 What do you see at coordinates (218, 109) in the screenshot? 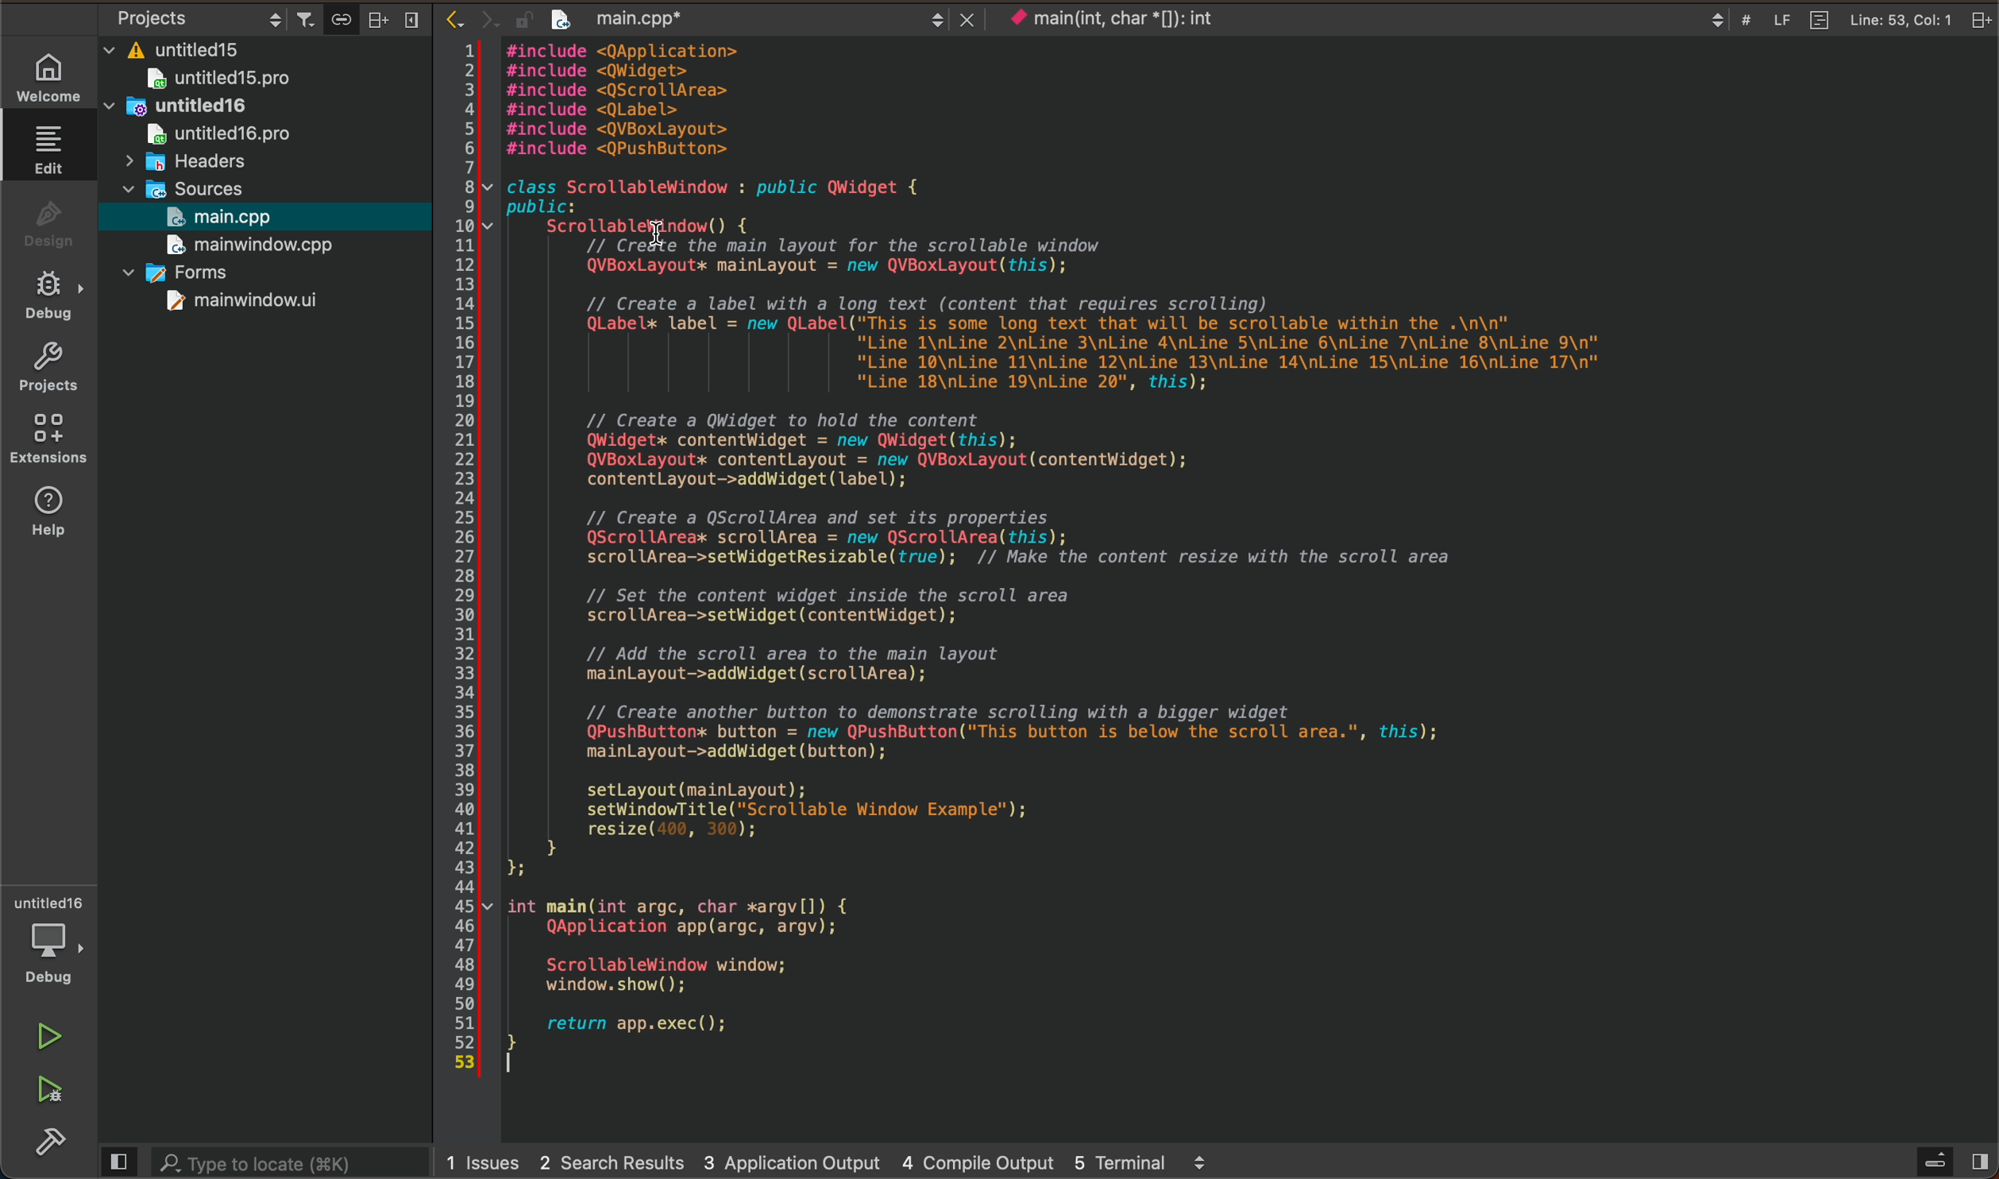
I see `untitled16` at bounding box center [218, 109].